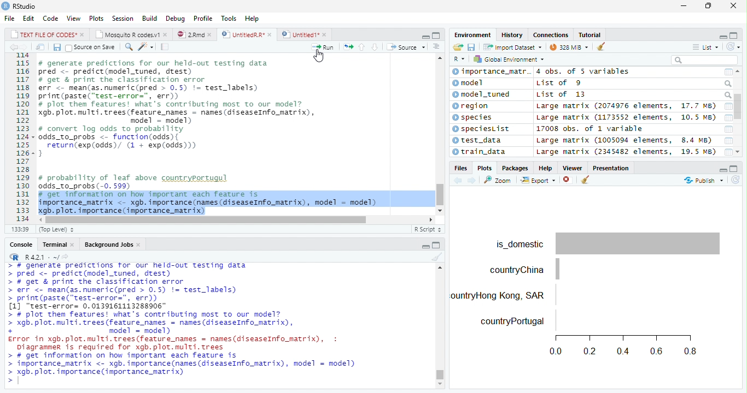  What do you see at coordinates (323, 46) in the screenshot?
I see `Run` at bounding box center [323, 46].